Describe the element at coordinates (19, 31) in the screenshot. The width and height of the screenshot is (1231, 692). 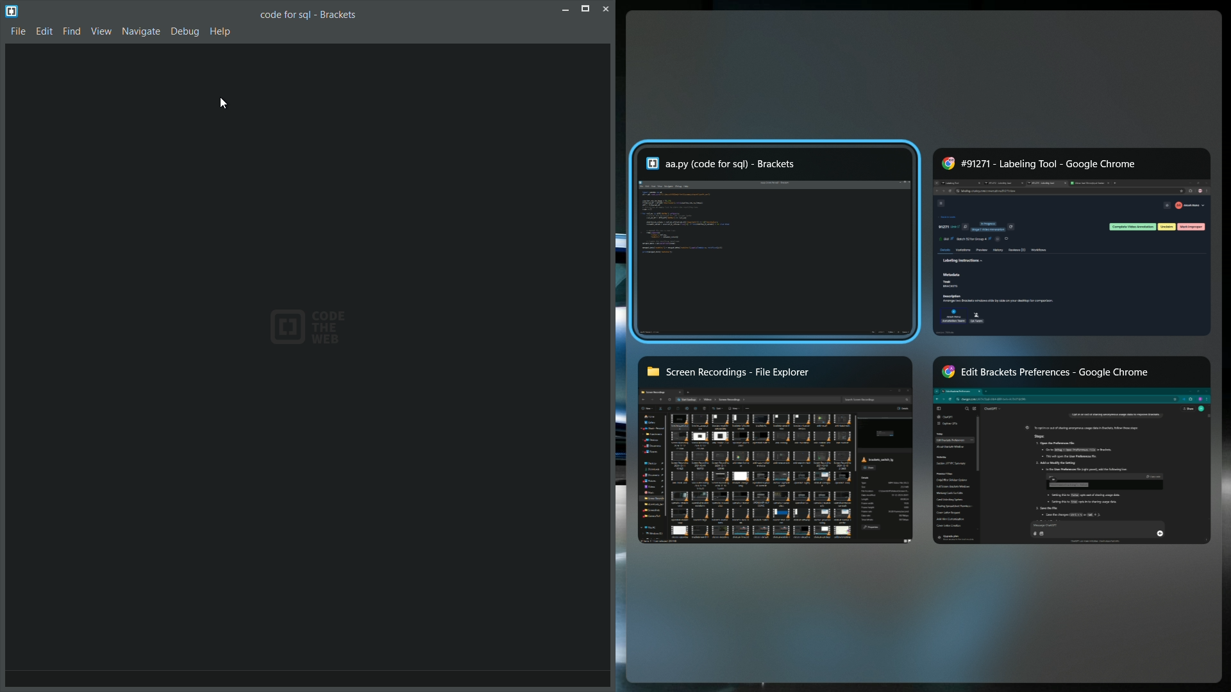
I see `File` at that location.